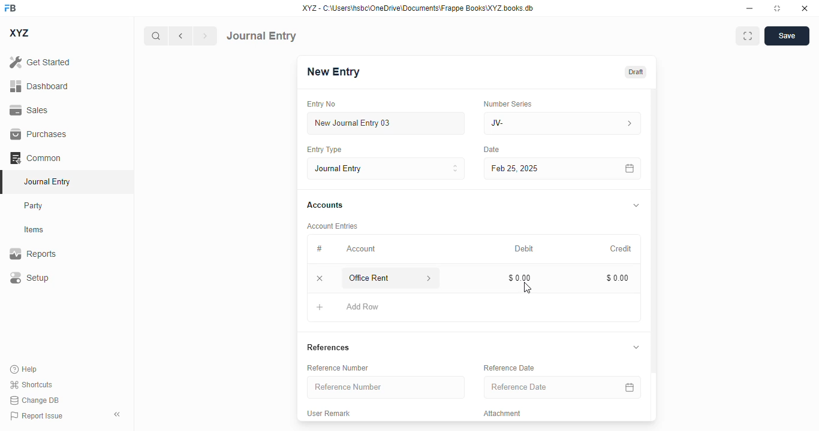  What do you see at coordinates (787, 36) in the screenshot?
I see `save` at bounding box center [787, 36].